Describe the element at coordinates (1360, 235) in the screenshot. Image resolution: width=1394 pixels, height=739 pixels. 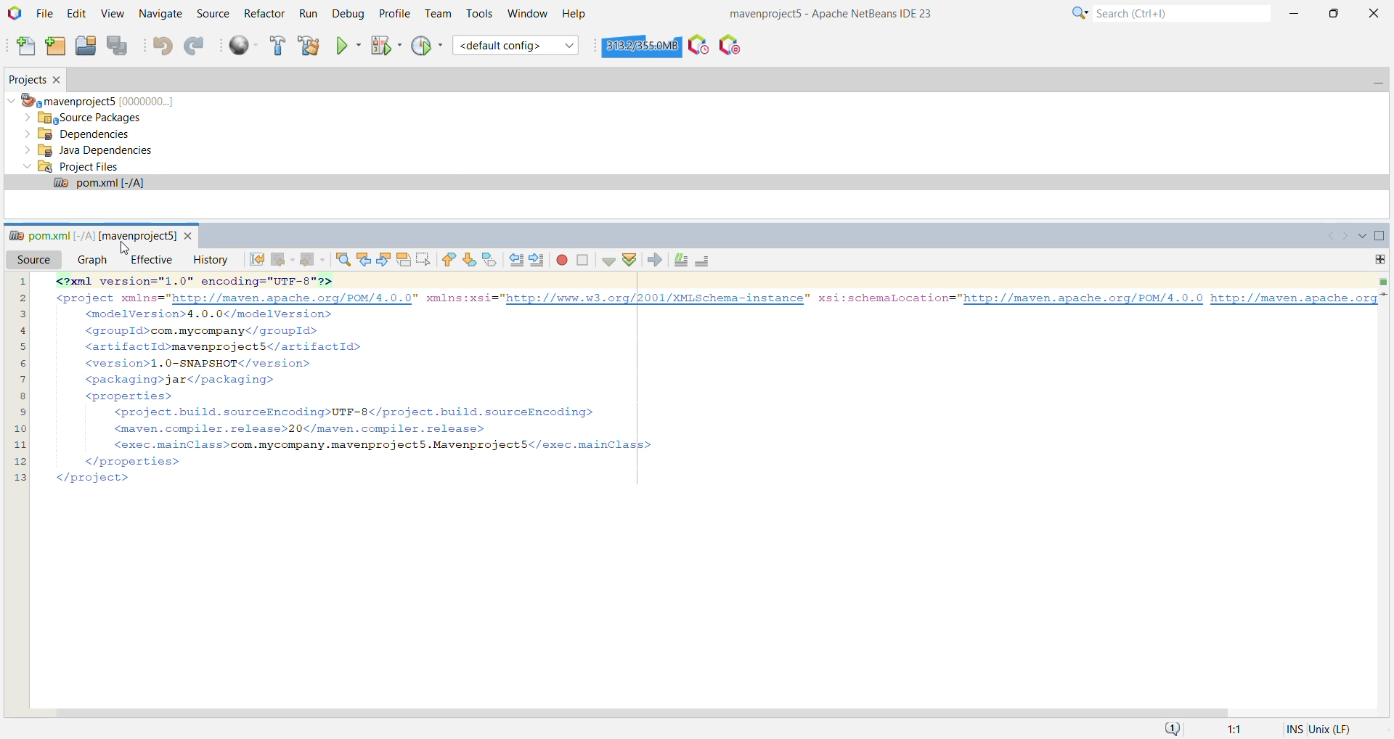
I see `Show All Opened Documents` at that location.